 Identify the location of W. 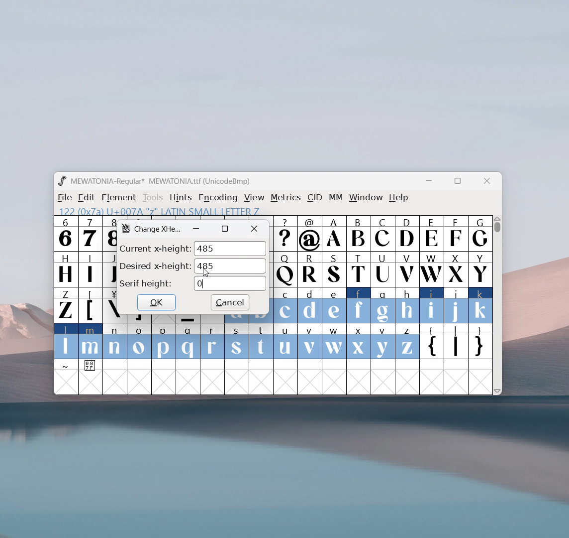
(431, 269).